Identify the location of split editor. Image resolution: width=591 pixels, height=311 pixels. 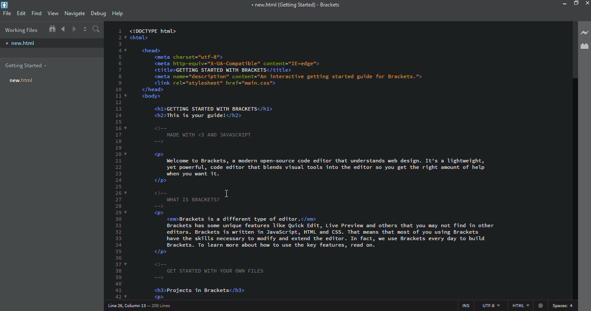
(86, 30).